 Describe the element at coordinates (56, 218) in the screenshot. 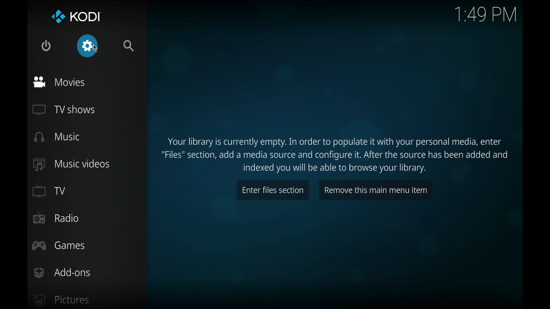

I see `radio` at that location.